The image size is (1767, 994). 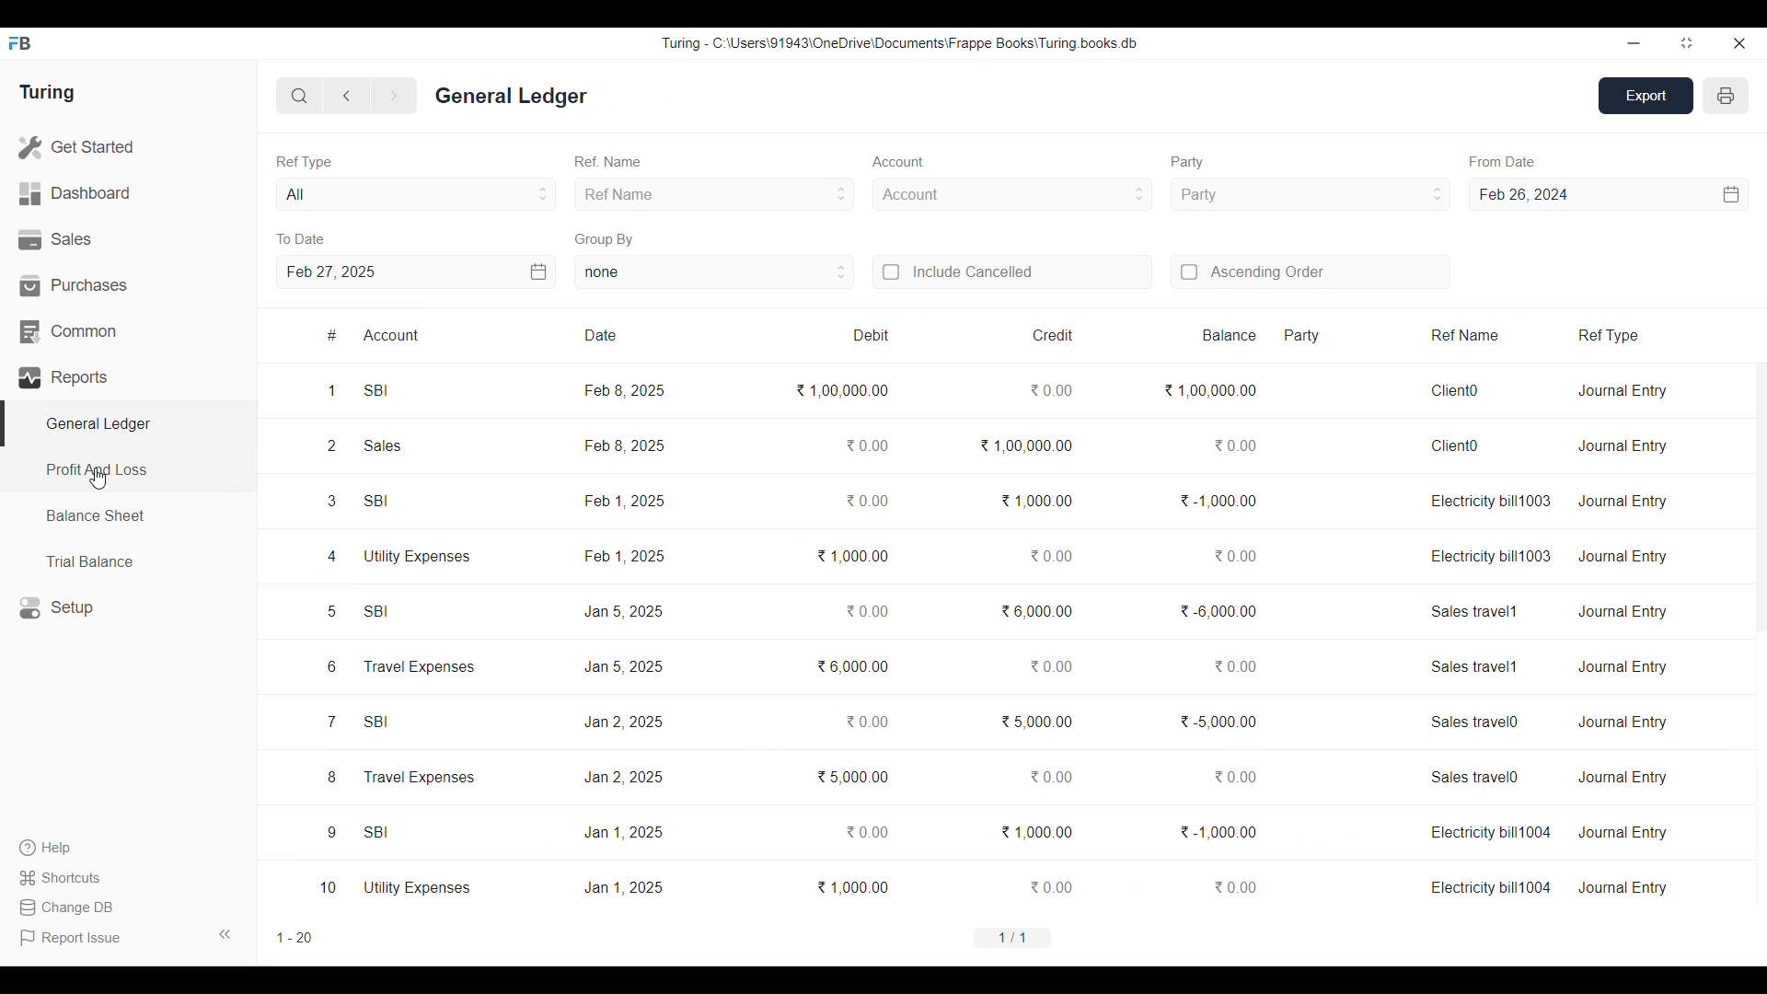 I want to click on Include Cancelled, so click(x=1012, y=272).